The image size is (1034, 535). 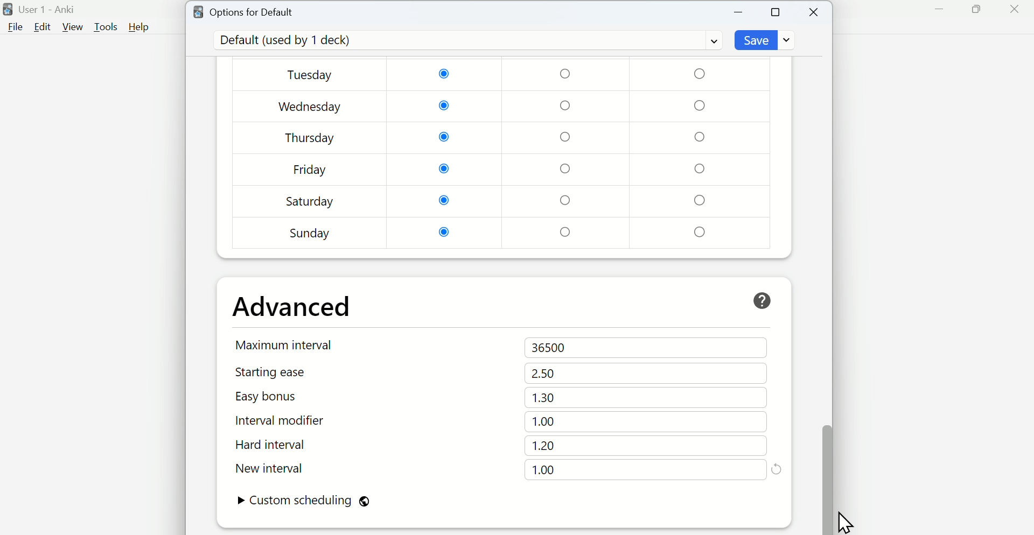 I want to click on View, so click(x=73, y=27).